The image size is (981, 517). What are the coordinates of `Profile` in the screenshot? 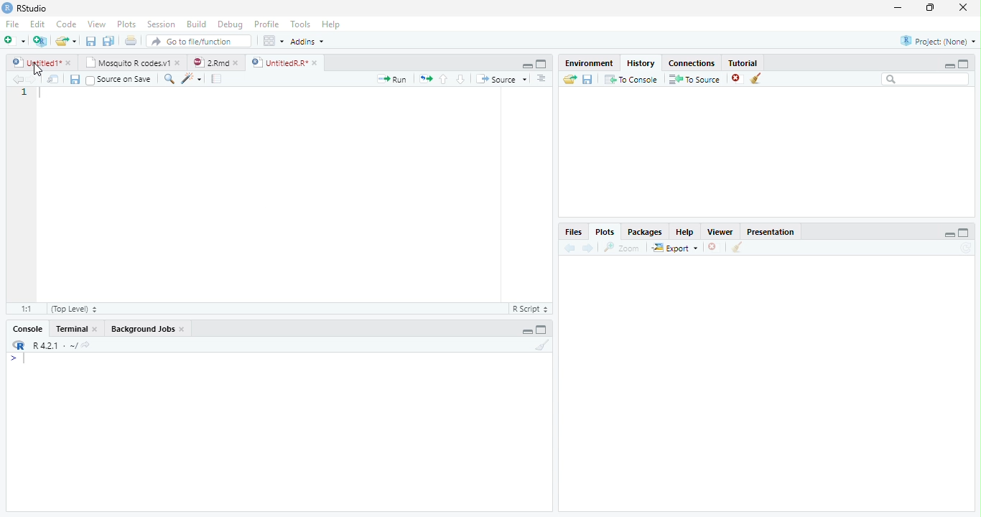 It's located at (267, 24).